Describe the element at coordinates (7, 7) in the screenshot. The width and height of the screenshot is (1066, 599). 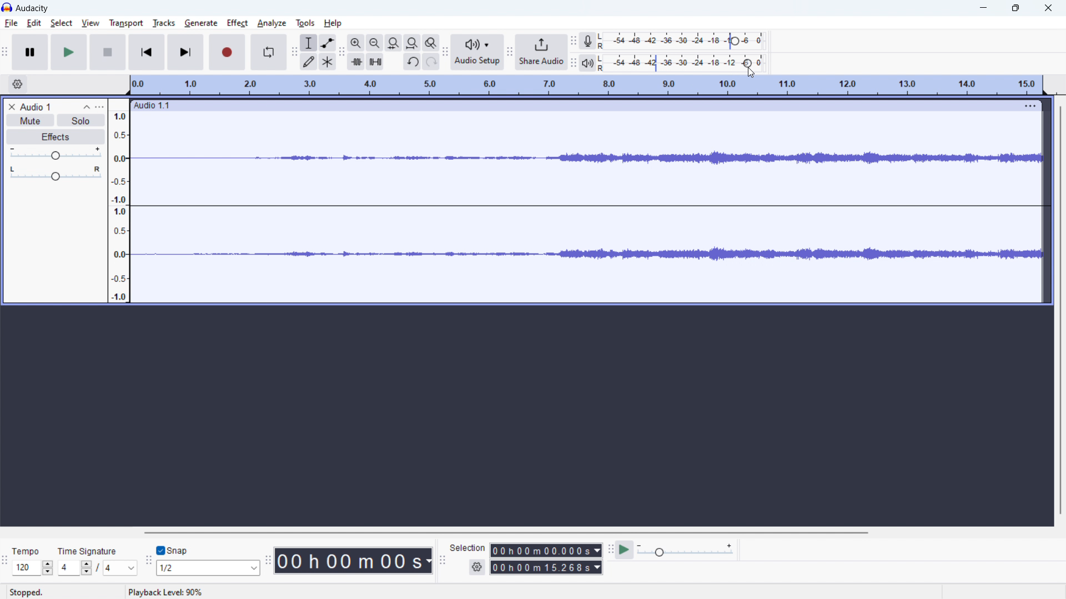
I see `logo` at that location.